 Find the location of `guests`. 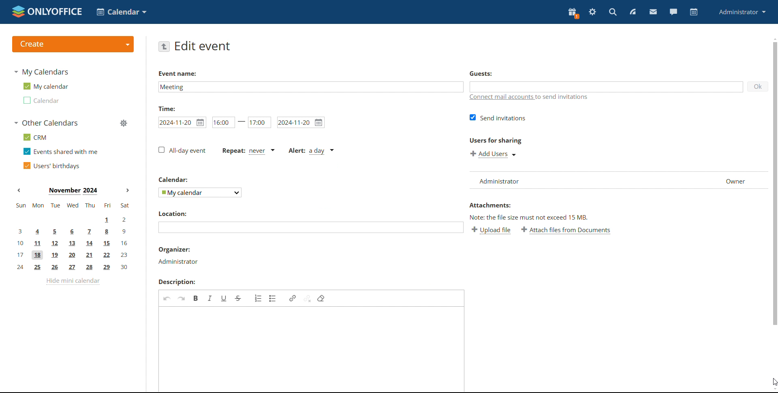

guests is located at coordinates (481, 75).